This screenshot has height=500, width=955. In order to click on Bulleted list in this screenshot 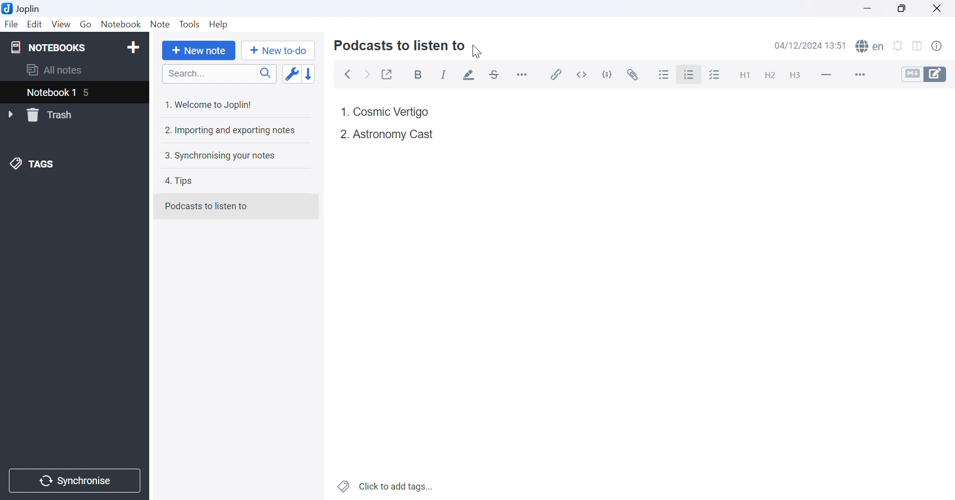, I will do `click(665, 74)`.